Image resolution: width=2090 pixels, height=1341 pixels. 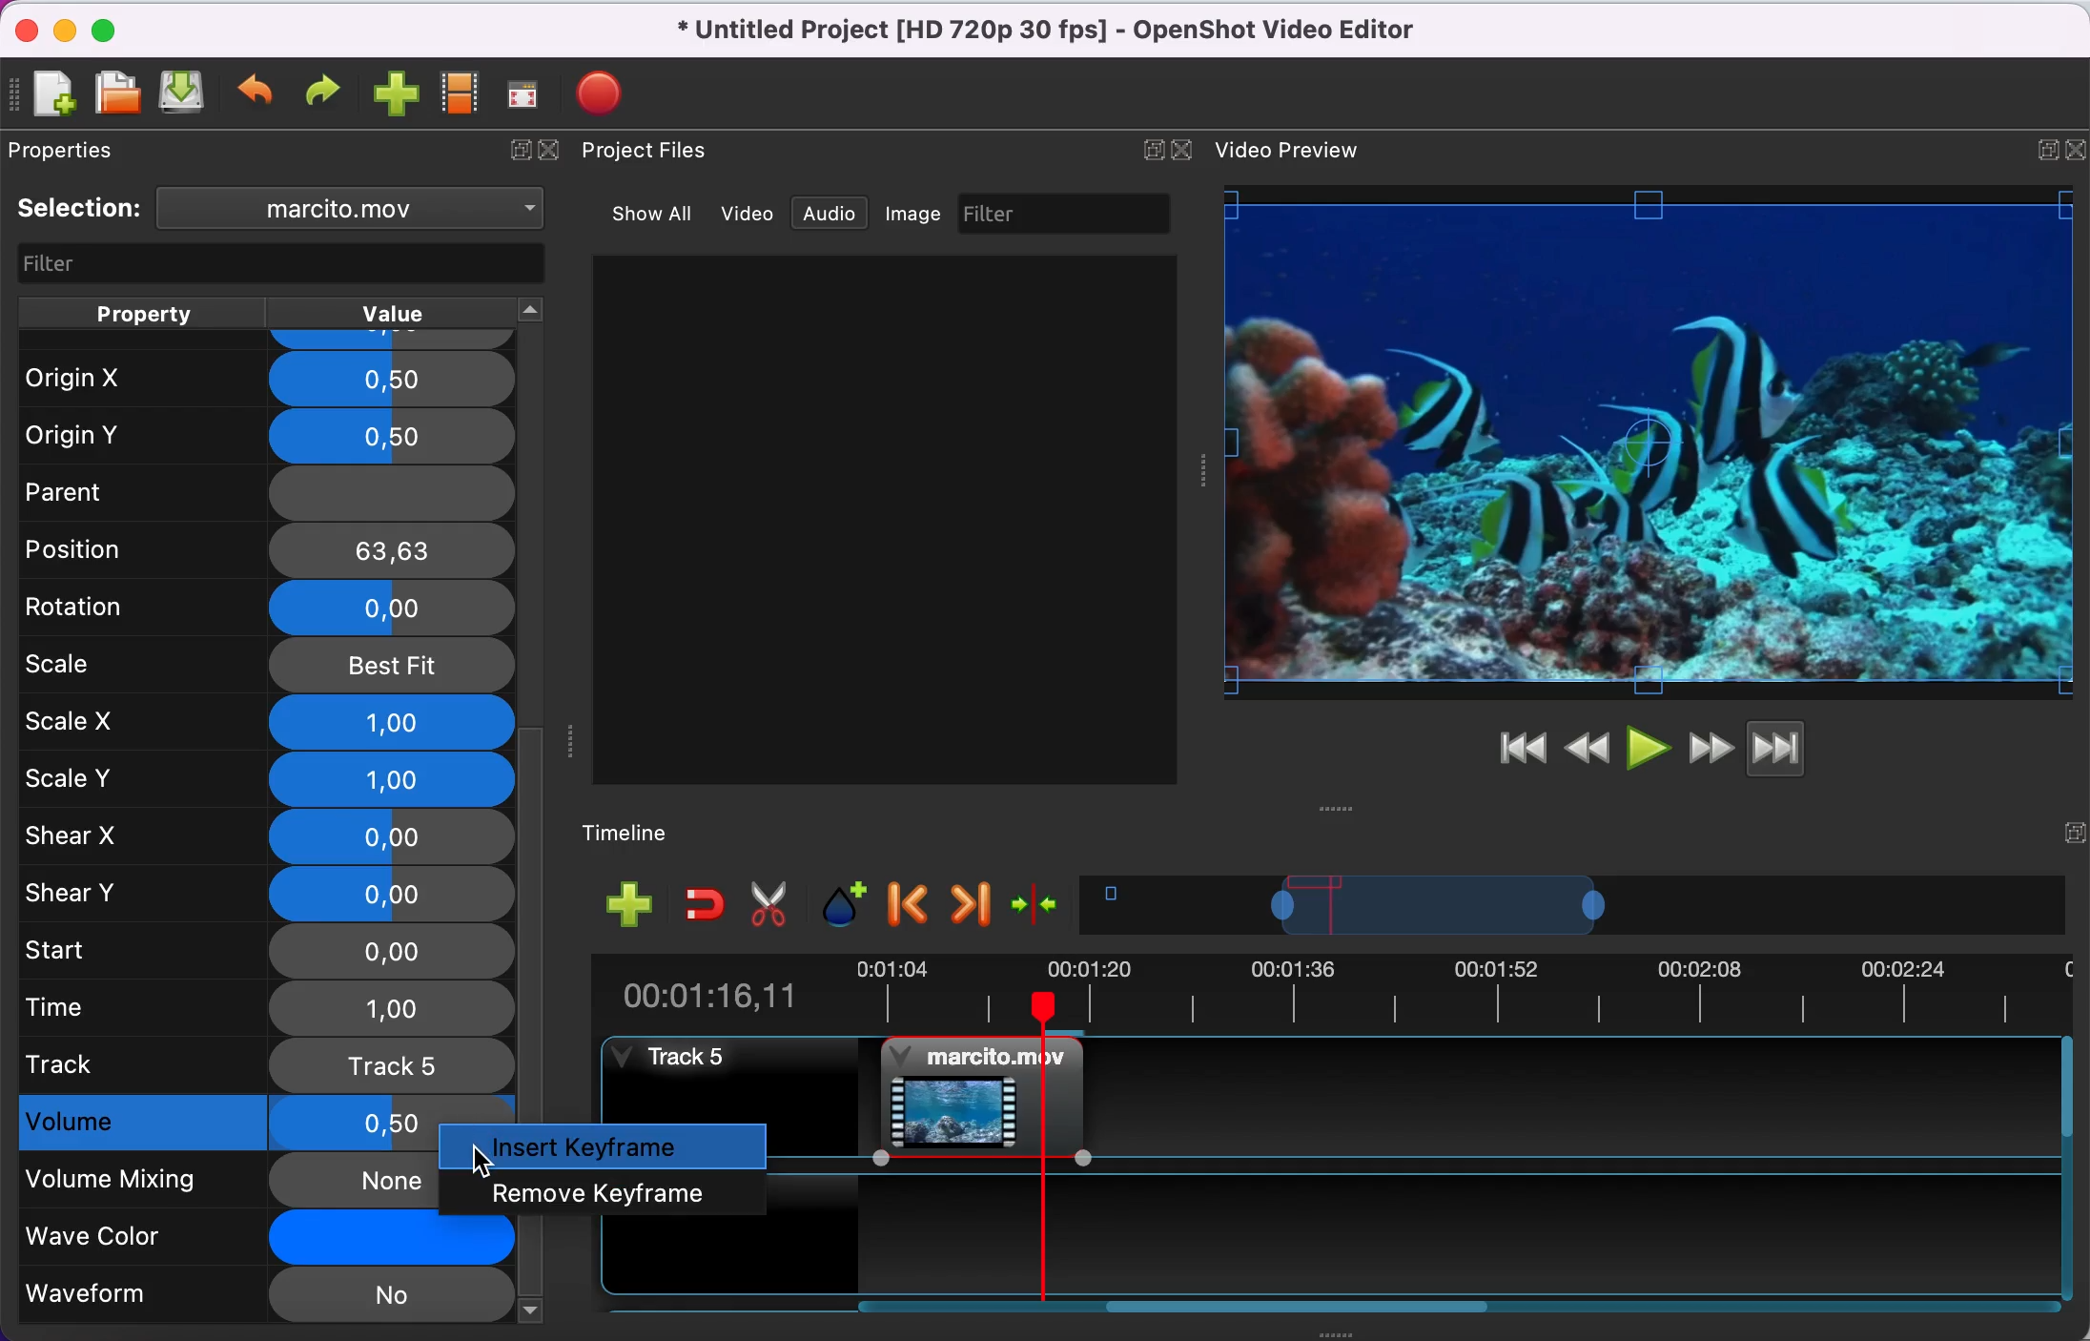 What do you see at coordinates (613, 1146) in the screenshot?
I see `insert keyframe` at bounding box center [613, 1146].